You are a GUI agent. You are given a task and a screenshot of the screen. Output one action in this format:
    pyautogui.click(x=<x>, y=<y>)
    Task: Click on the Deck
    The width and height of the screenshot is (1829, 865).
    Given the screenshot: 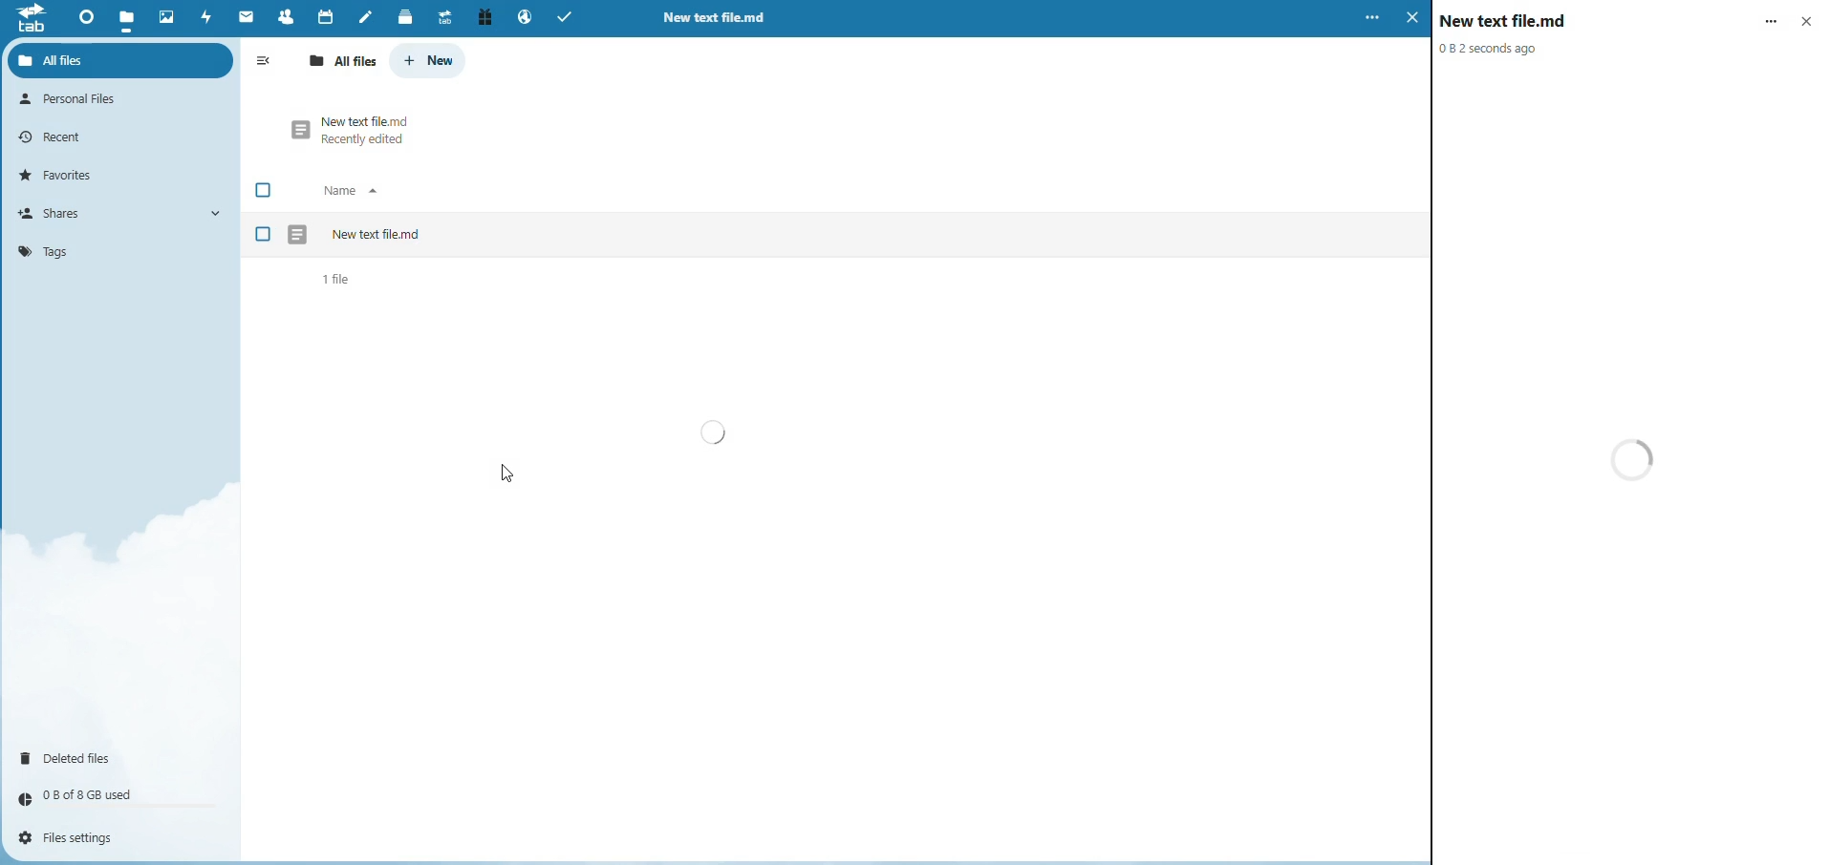 What is the action you would take?
    pyautogui.click(x=401, y=16)
    